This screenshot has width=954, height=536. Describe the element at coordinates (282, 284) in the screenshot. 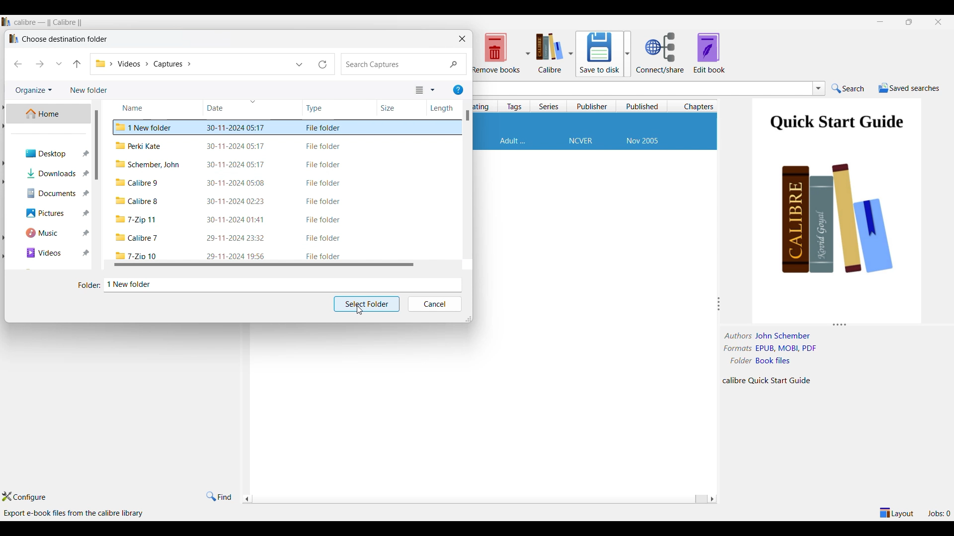

I see `Type in folder name` at that location.